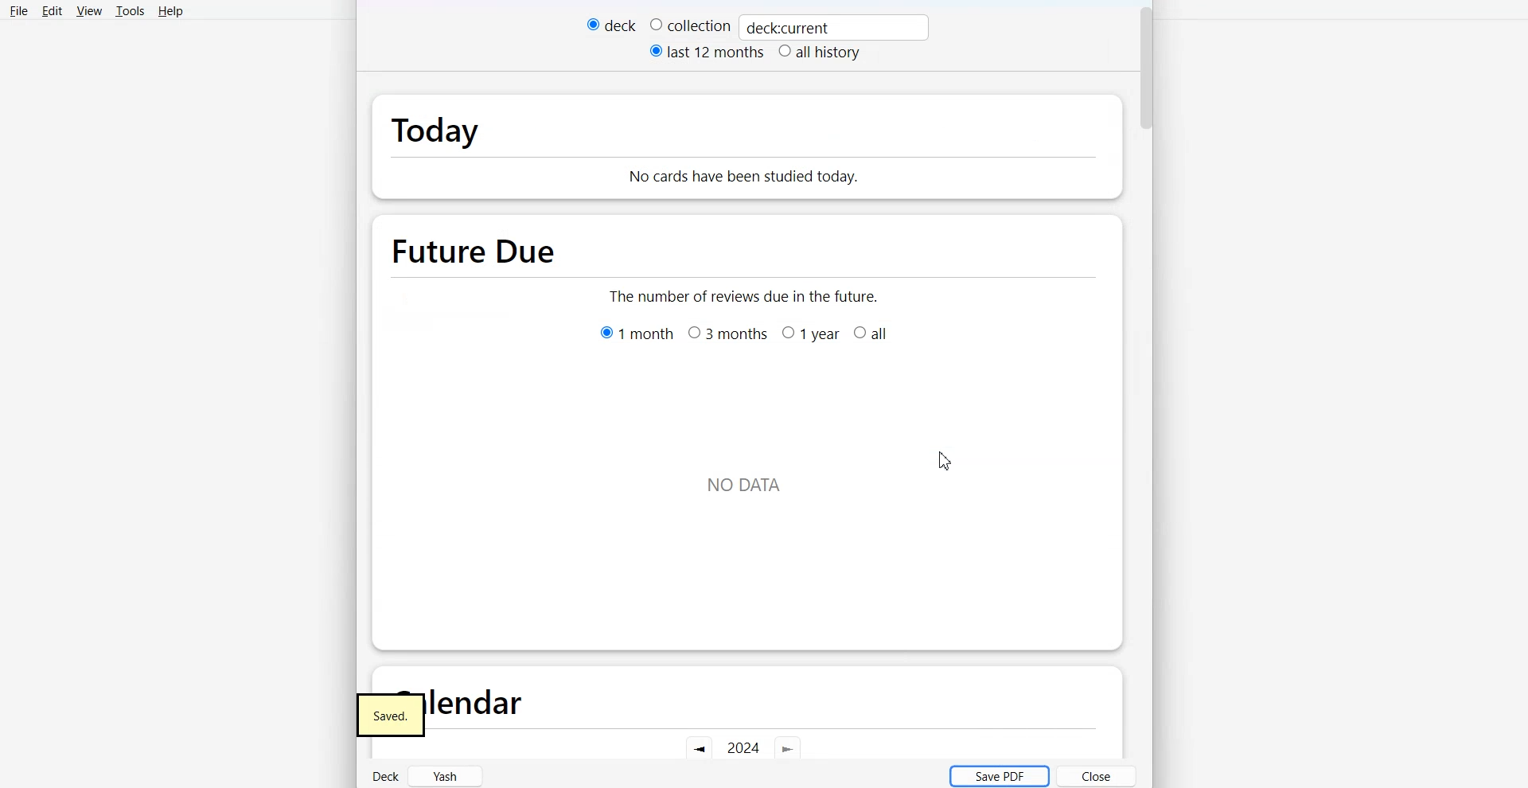 Image resolution: width=1528 pixels, height=788 pixels. Describe the element at coordinates (819, 53) in the screenshot. I see `All History` at that location.